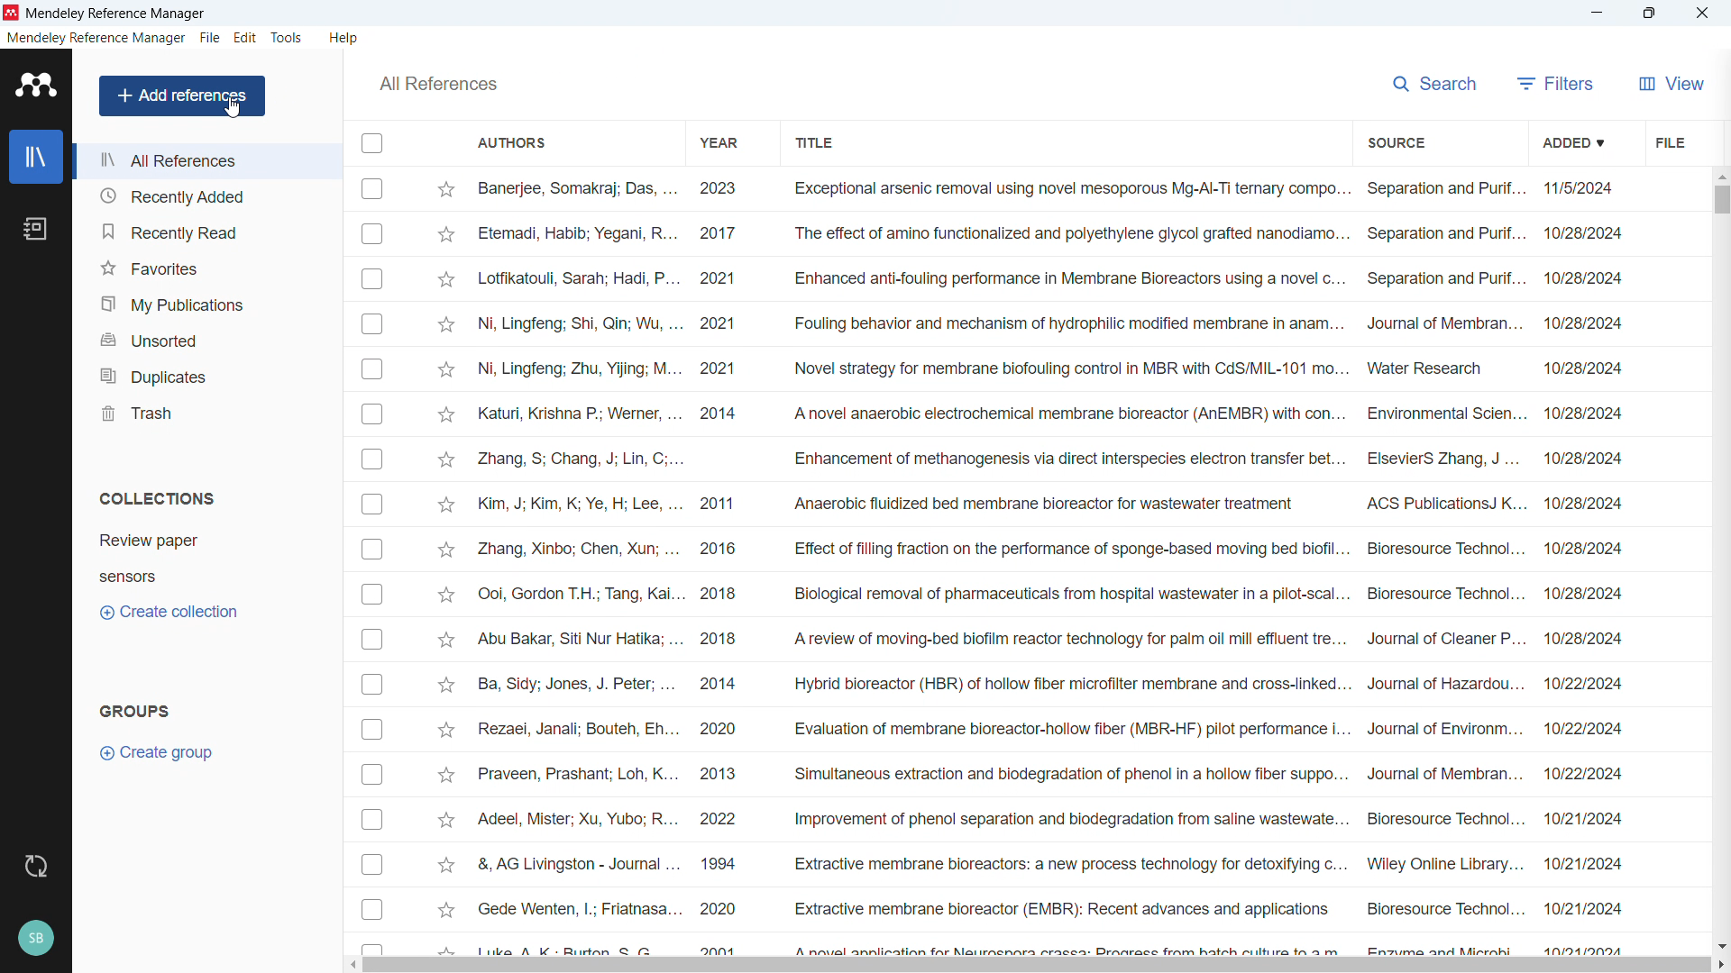  I want to click on Mendeley reference manager , so click(96, 38).